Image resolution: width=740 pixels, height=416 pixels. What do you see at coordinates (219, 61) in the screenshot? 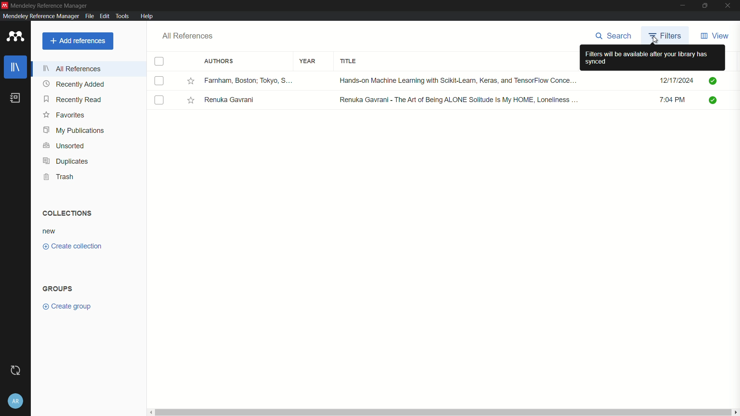
I see `authors` at bounding box center [219, 61].